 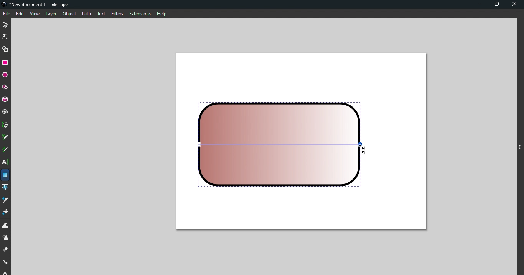 What do you see at coordinates (498, 5) in the screenshot?
I see `Maximize` at bounding box center [498, 5].